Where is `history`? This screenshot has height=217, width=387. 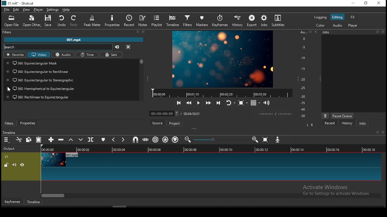 history is located at coordinates (346, 124).